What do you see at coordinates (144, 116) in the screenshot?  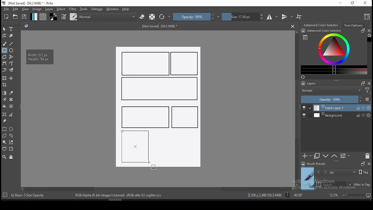 I see `new rectangle` at bounding box center [144, 116].